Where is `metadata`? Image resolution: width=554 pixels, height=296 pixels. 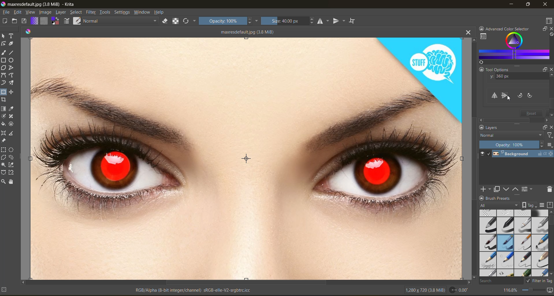
metadata is located at coordinates (128, 291).